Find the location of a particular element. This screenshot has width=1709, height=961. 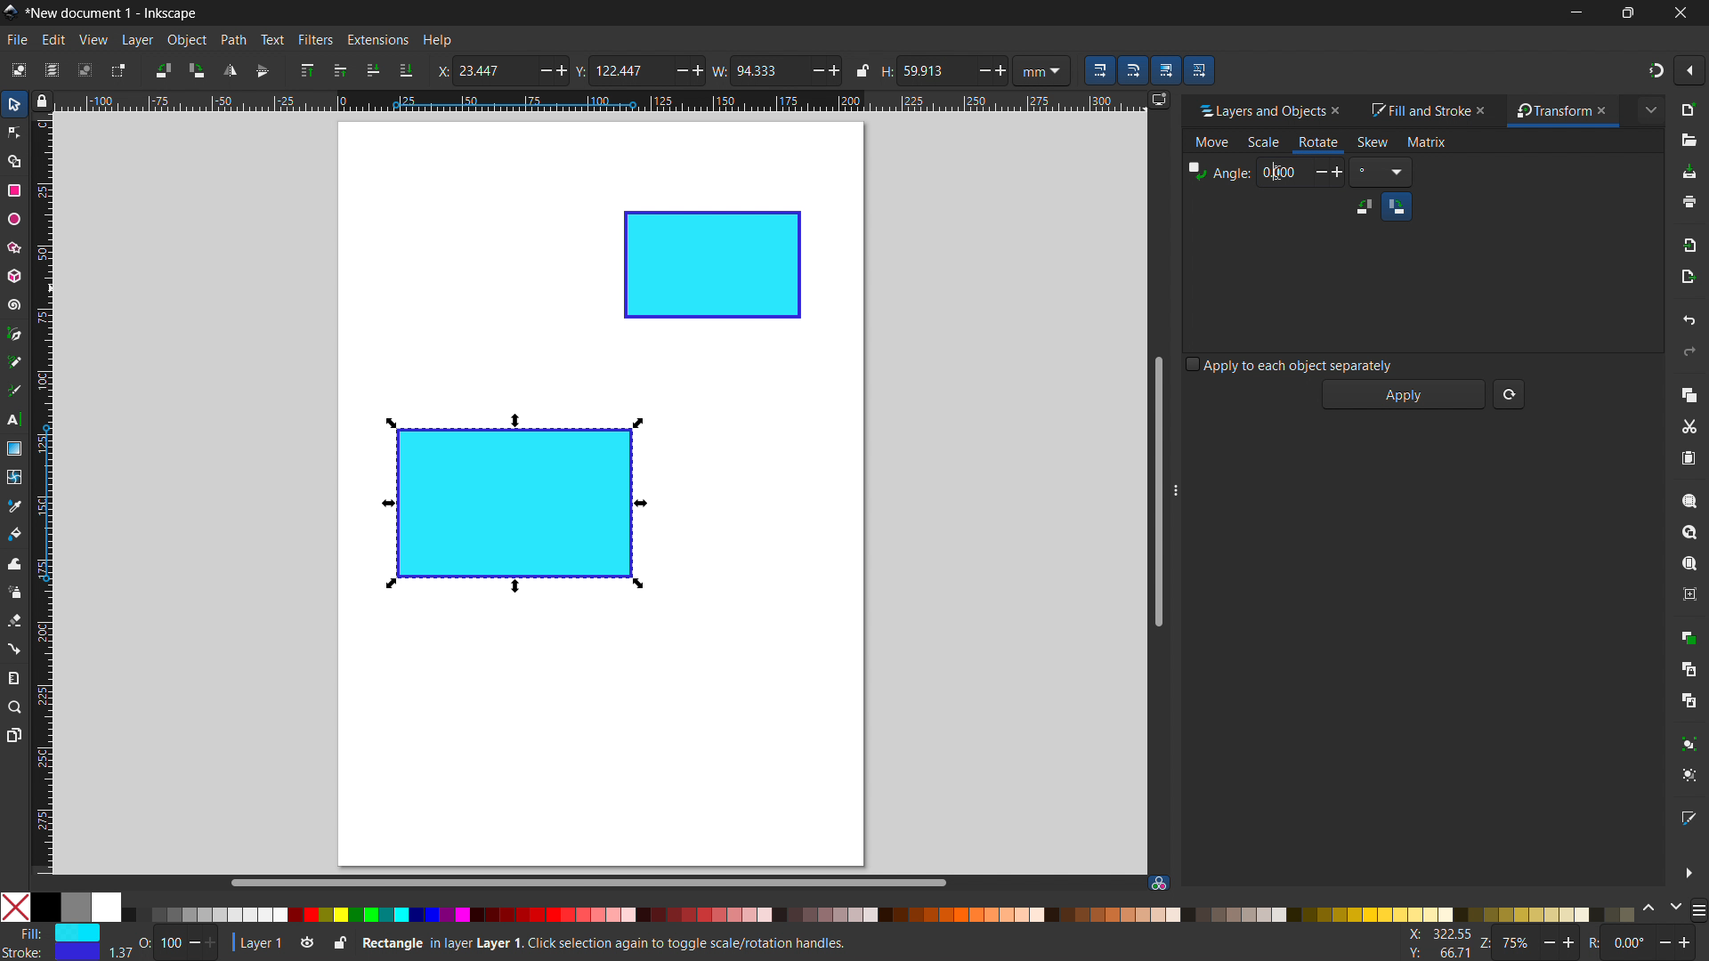

text tool is located at coordinates (14, 421).